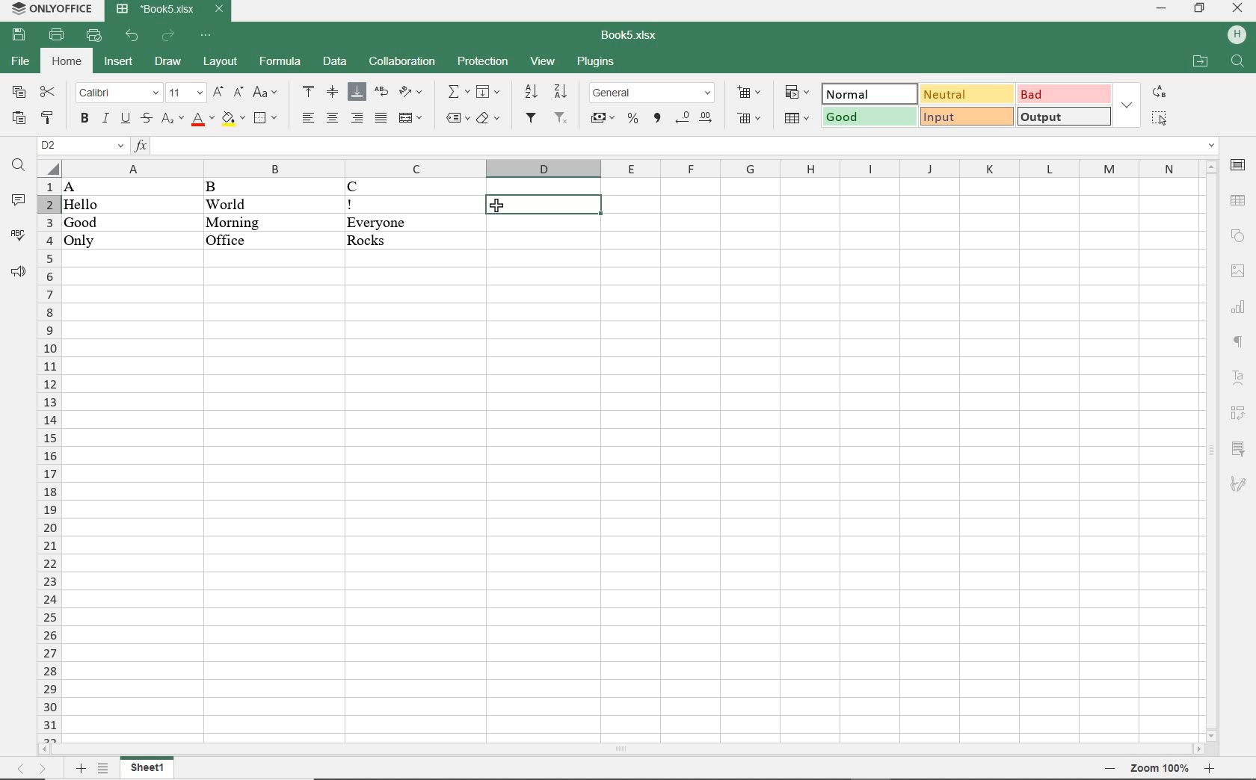 The image size is (1256, 780). Describe the element at coordinates (596, 63) in the screenshot. I see `plugins` at that location.